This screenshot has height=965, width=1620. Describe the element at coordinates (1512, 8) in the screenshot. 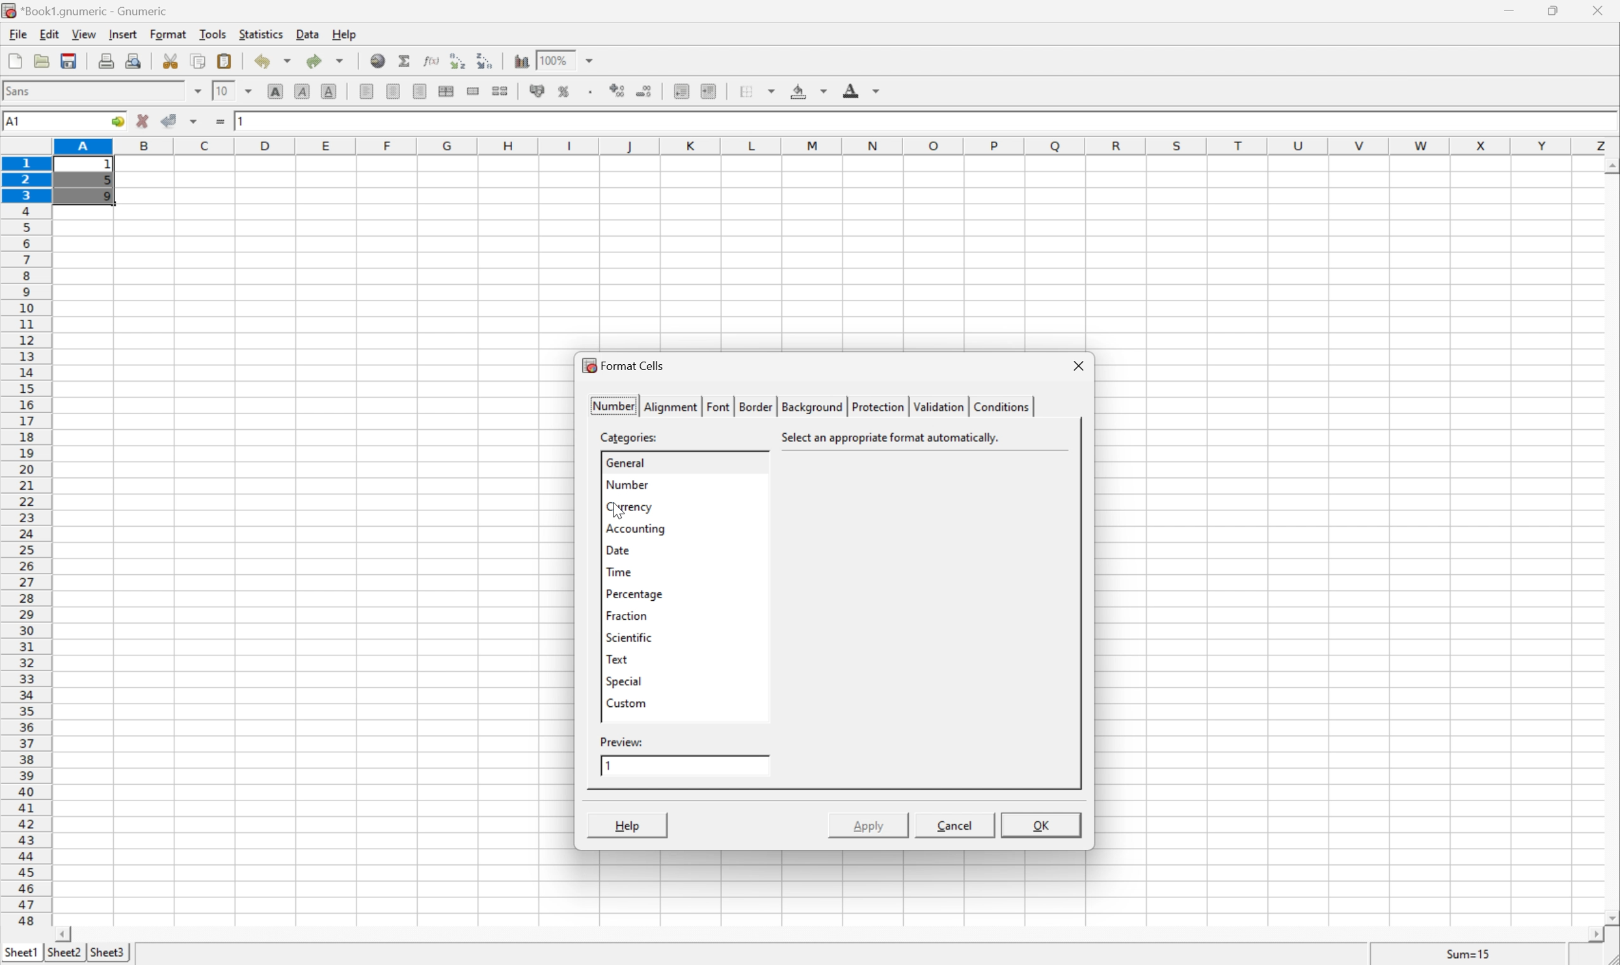

I see `minimize` at that location.